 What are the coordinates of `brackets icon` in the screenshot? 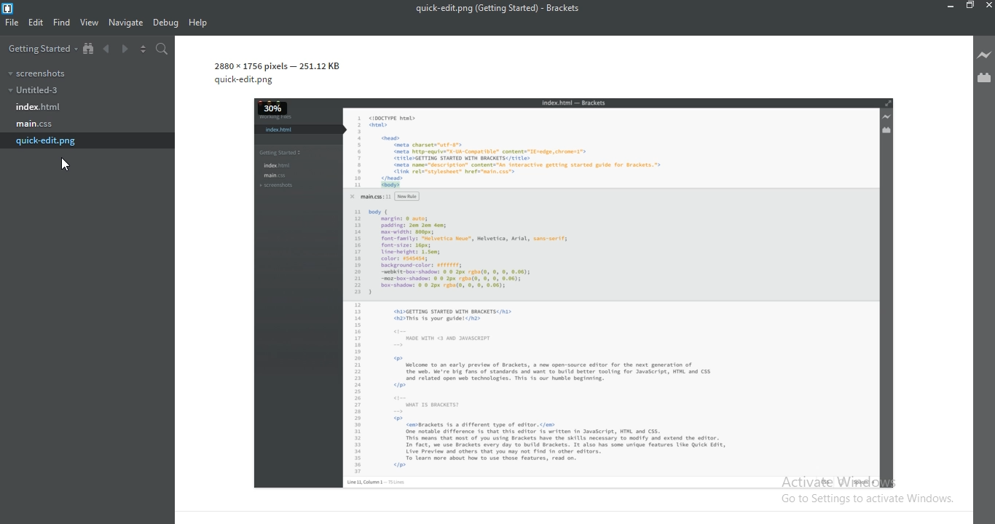 It's located at (9, 7).